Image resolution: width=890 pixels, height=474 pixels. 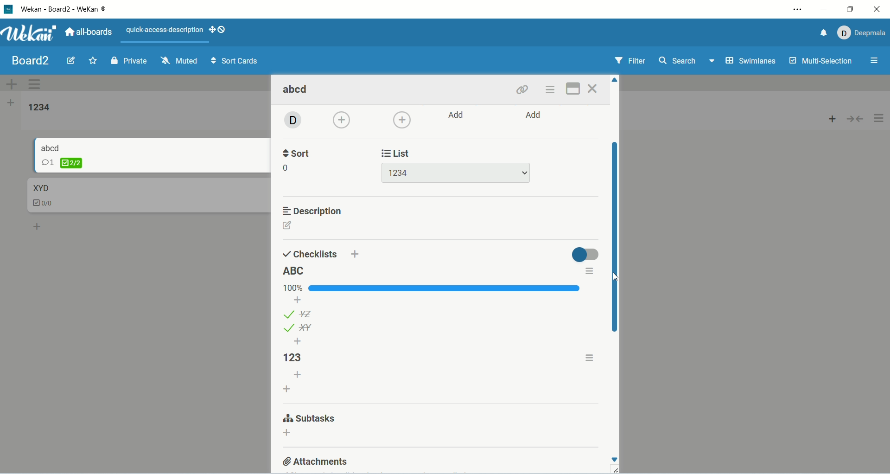 What do you see at coordinates (29, 34) in the screenshot?
I see `wekan` at bounding box center [29, 34].